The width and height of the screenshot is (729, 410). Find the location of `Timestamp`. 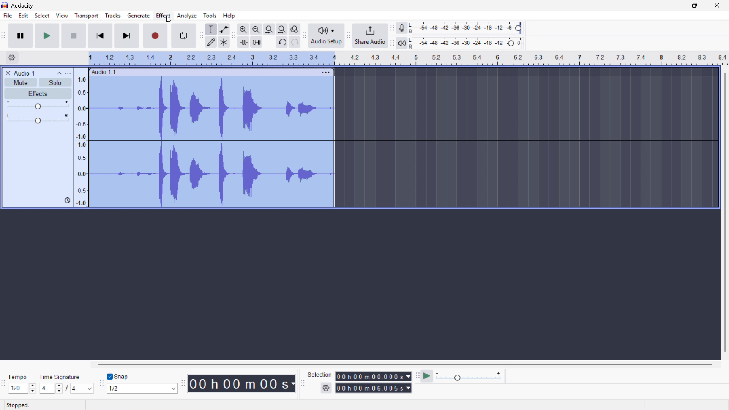

Timestamp is located at coordinates (242, 383).